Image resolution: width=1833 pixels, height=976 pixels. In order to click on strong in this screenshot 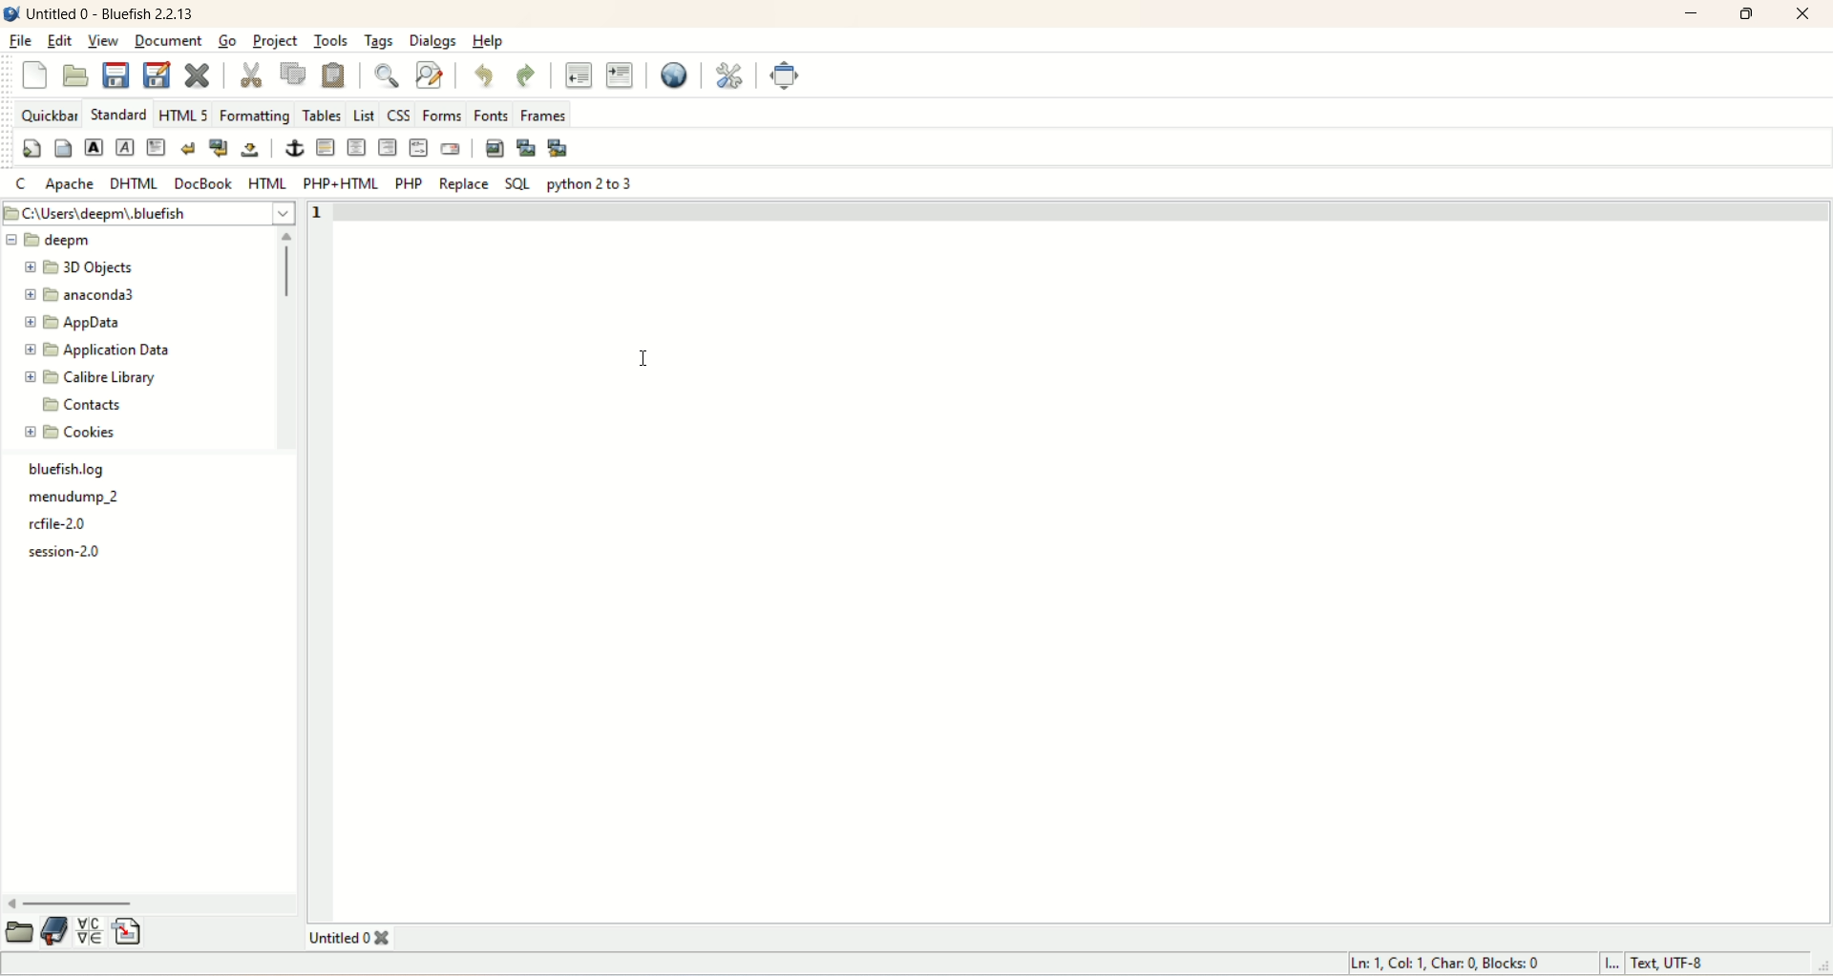, I will do `click(95, 147)`.